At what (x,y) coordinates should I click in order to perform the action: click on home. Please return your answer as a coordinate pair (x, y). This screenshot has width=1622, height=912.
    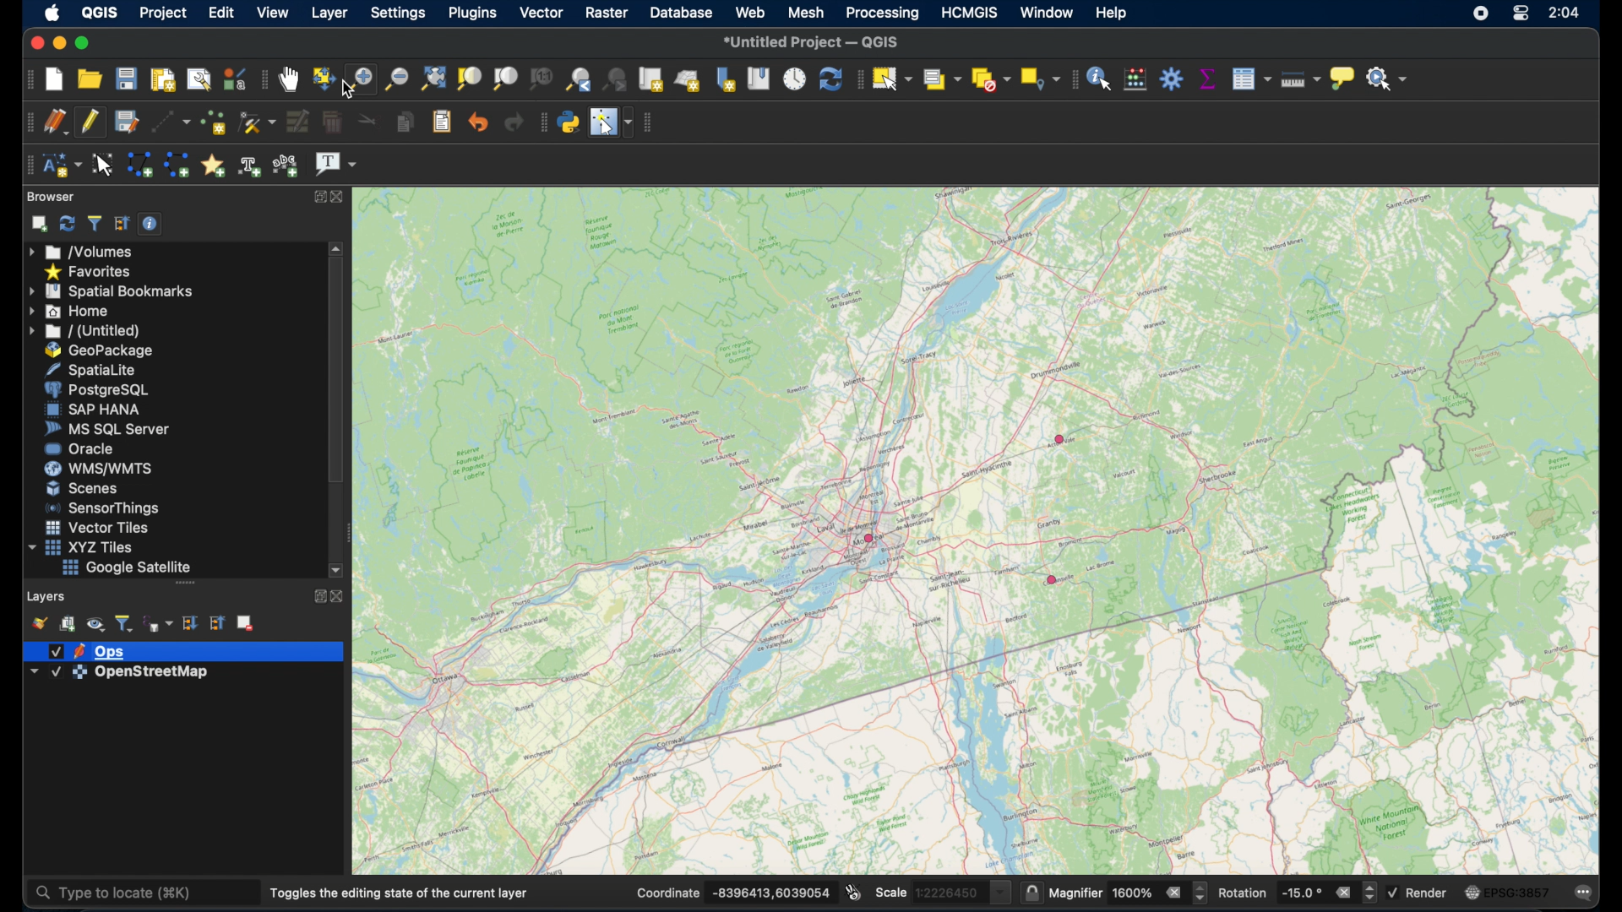
    Looking at the image, I should click on (72, 312).